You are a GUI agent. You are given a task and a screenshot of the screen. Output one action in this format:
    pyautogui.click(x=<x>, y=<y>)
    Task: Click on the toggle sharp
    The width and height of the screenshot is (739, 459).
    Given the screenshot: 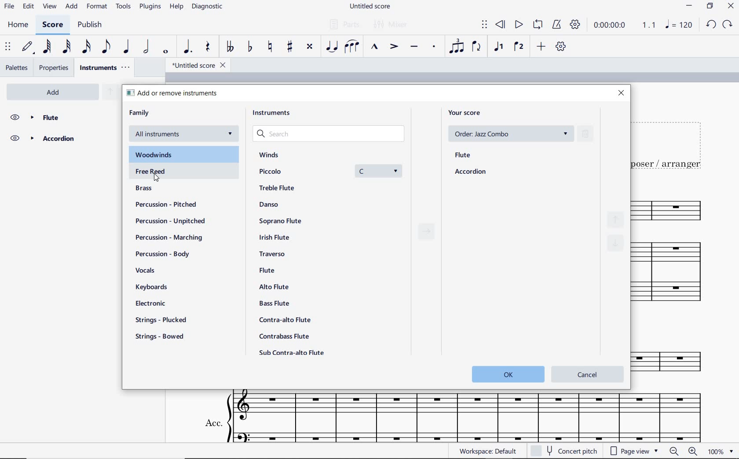 What is the action you would take?
    pyautogui.click(x=289, y=47)
    